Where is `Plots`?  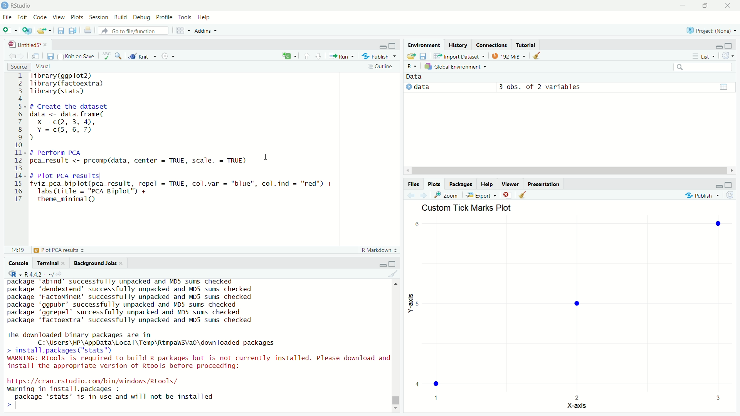 Plots is located at coordinates (434, 184).